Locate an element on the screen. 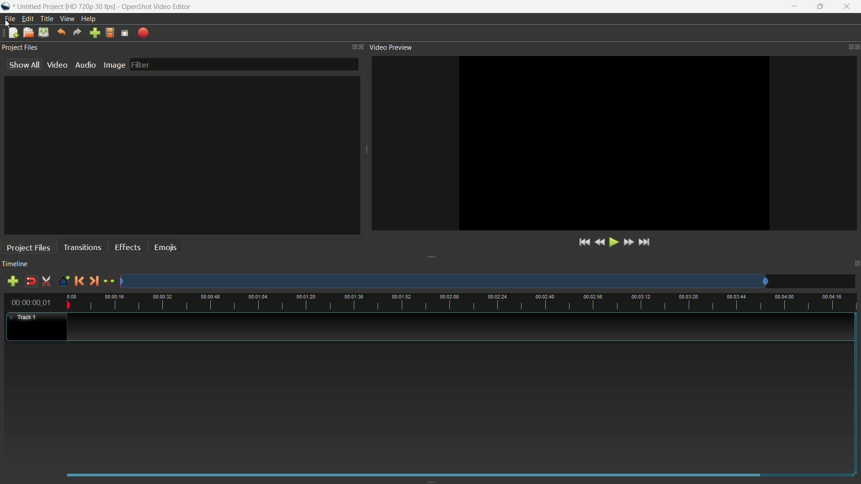 This screenshot has height=484, width=861. project name is located at coordinates (39, 7).